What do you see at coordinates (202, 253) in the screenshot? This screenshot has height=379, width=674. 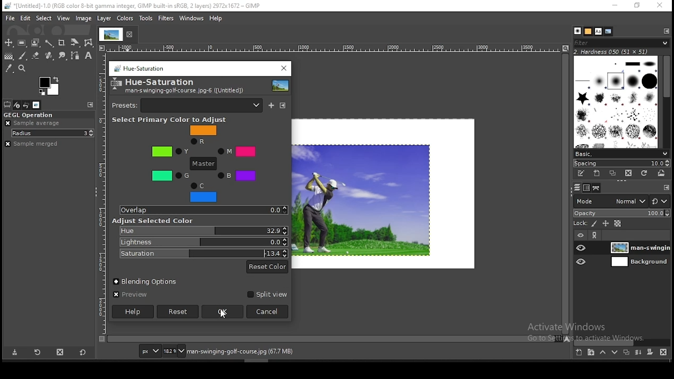 I see `saturation` at bounding box center [202, 253].